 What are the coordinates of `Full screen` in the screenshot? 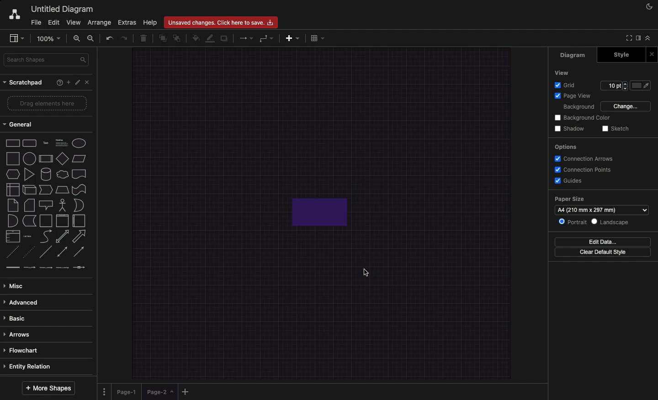 It's located at (628, 39).